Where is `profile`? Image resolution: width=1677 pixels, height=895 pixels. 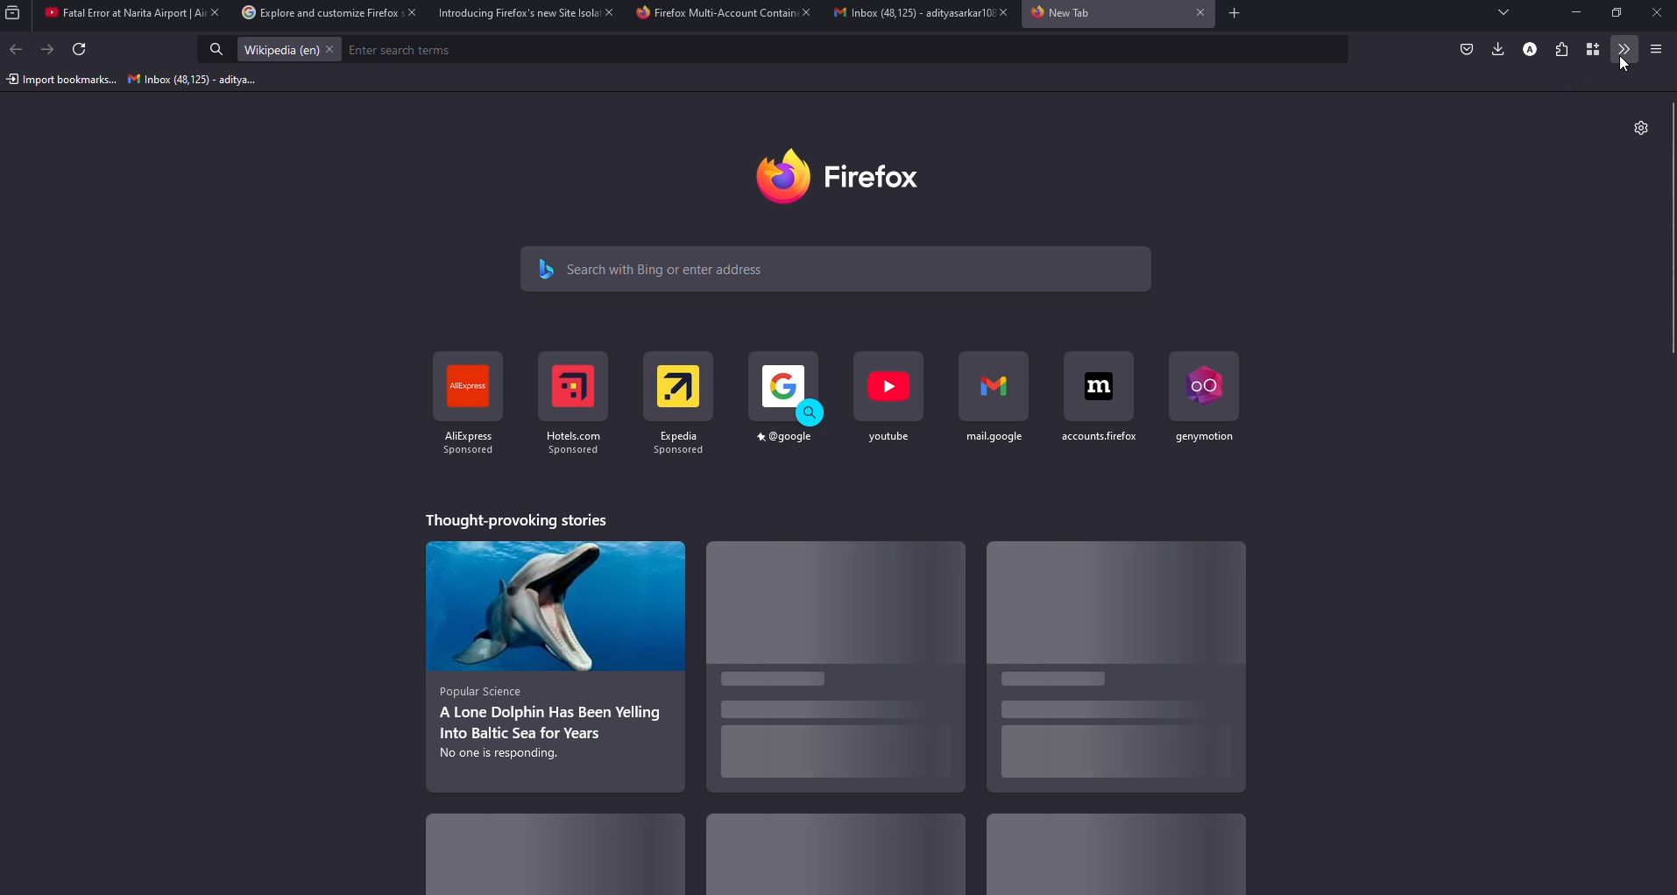 profile is located at coordinates (1529, 47).